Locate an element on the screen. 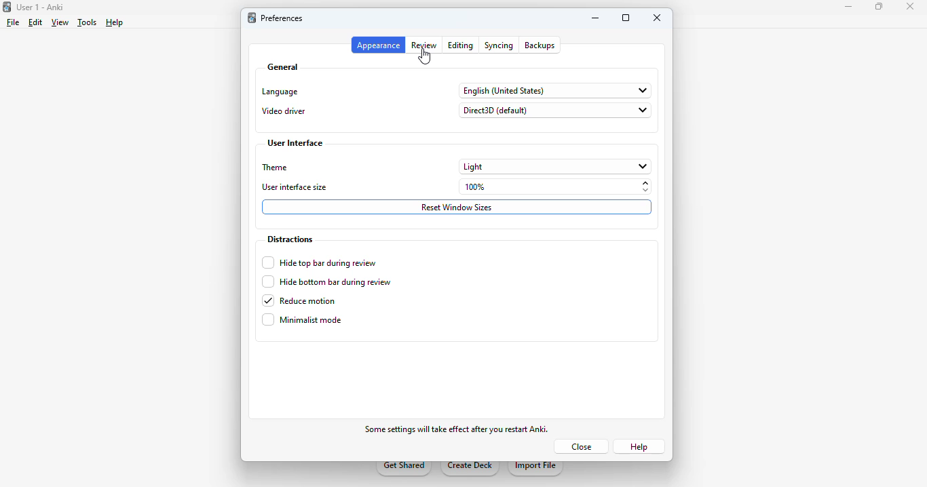  minimize is located at coordinates (595, 18).